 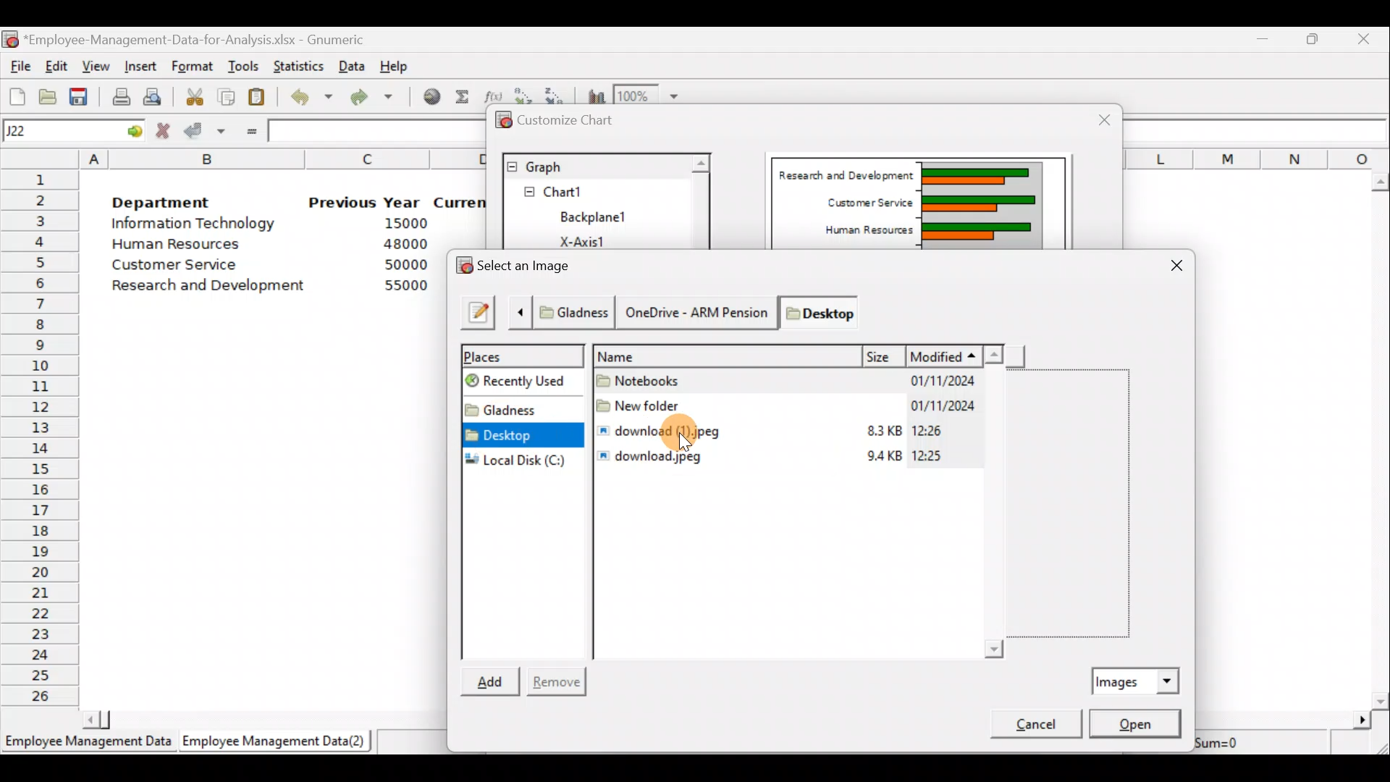 I want to click on Close, so click(x=1095, y=119).